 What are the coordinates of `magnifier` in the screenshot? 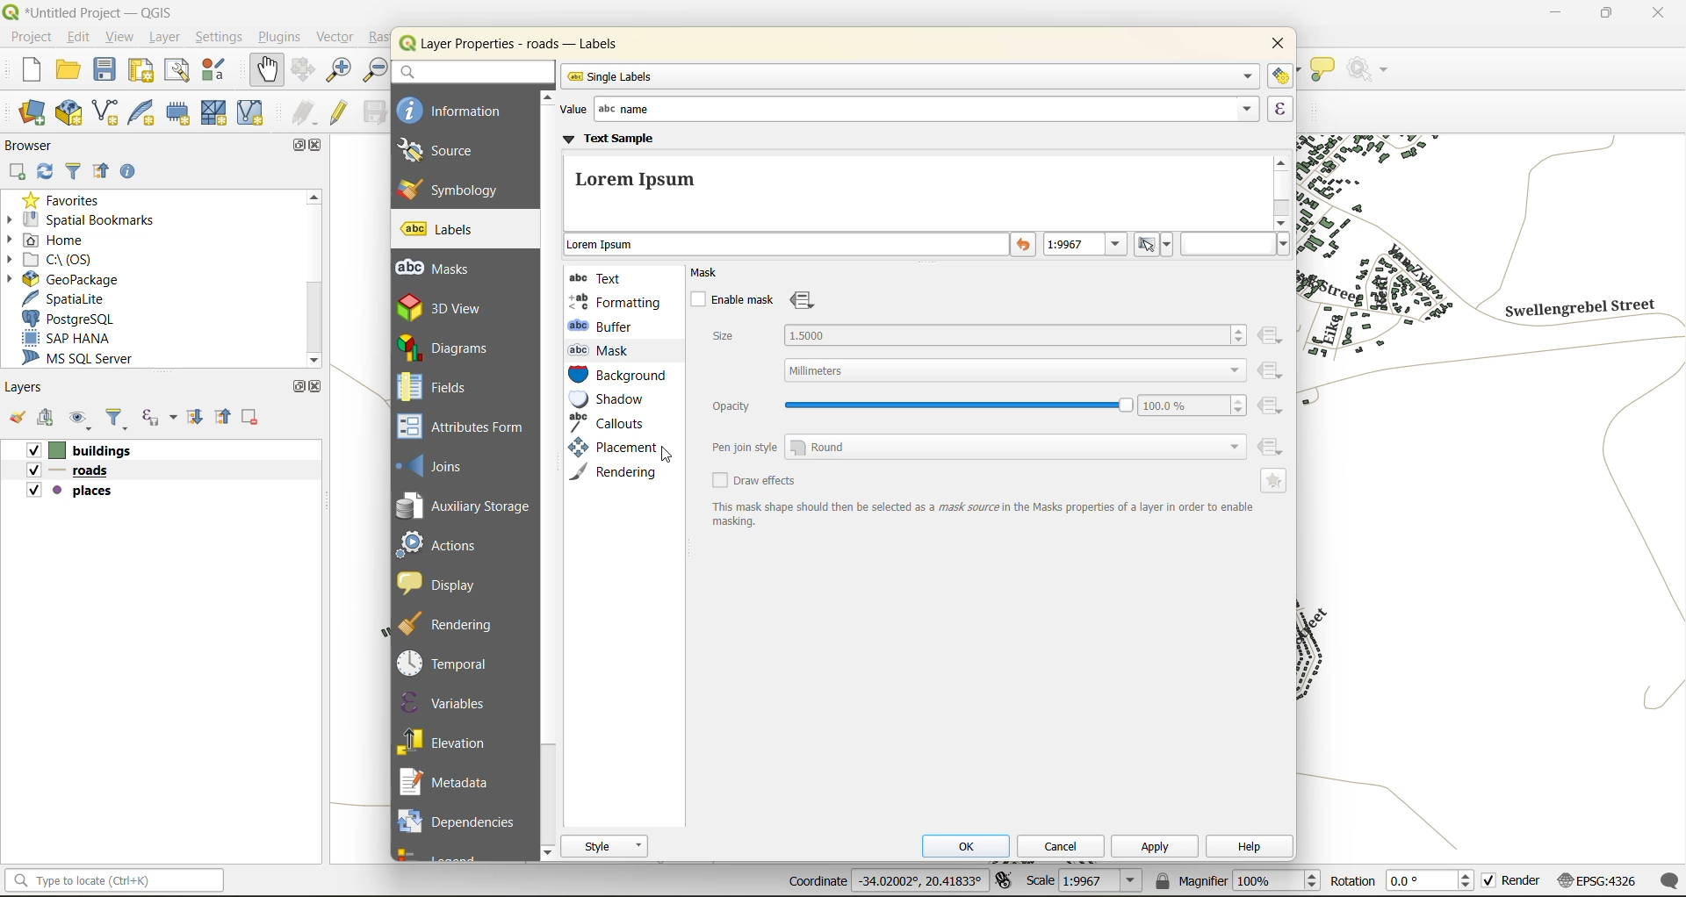 It's located at (1236, 880).